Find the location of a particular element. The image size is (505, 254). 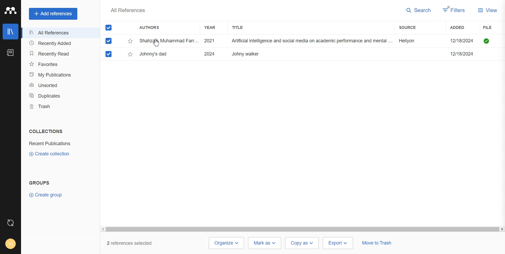

Recently Added is located at coordinates (59, 43).